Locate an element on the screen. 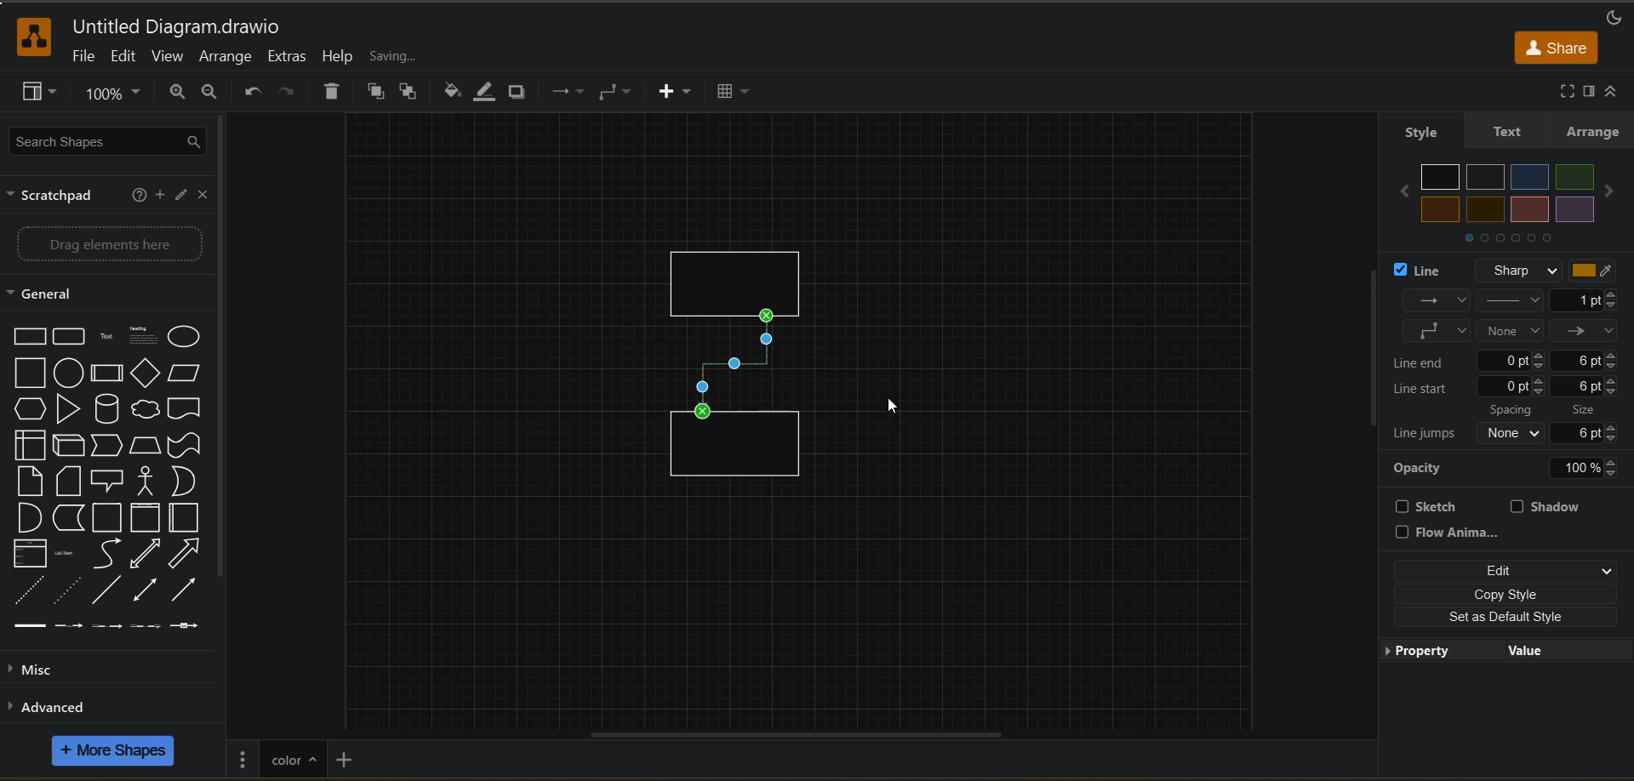 The image size is (1634, 781). share is located at coordinates (1557, 47).